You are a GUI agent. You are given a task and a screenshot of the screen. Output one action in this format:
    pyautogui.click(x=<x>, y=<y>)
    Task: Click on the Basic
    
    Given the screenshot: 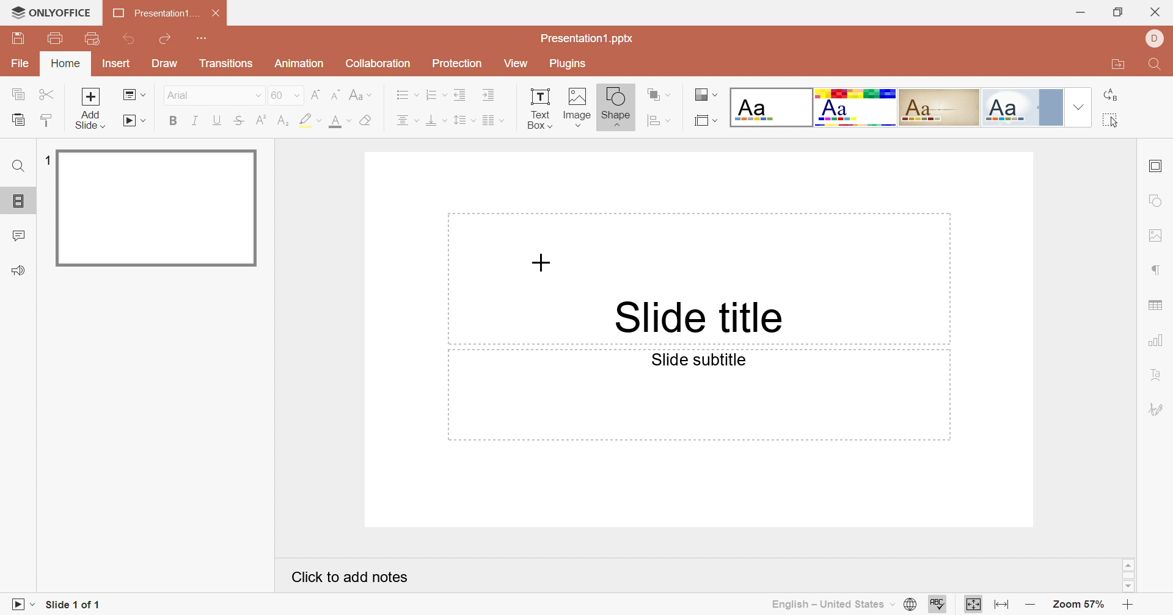 What is the action you would take?
    pyautogui.click(x=857, y=109)
    